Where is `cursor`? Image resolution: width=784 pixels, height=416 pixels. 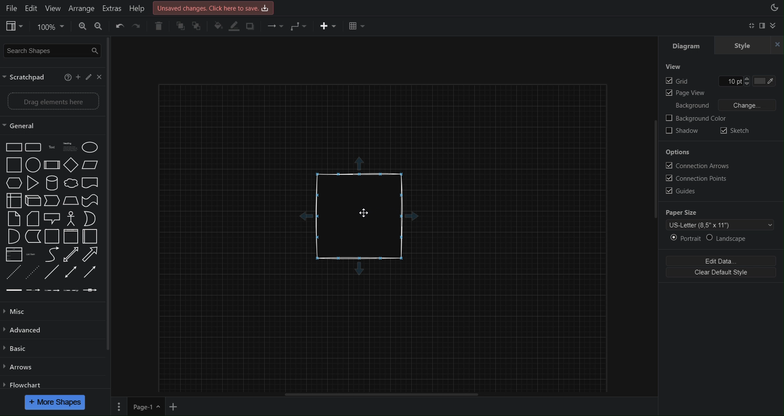
cursor is located at coordinates (367, 214).